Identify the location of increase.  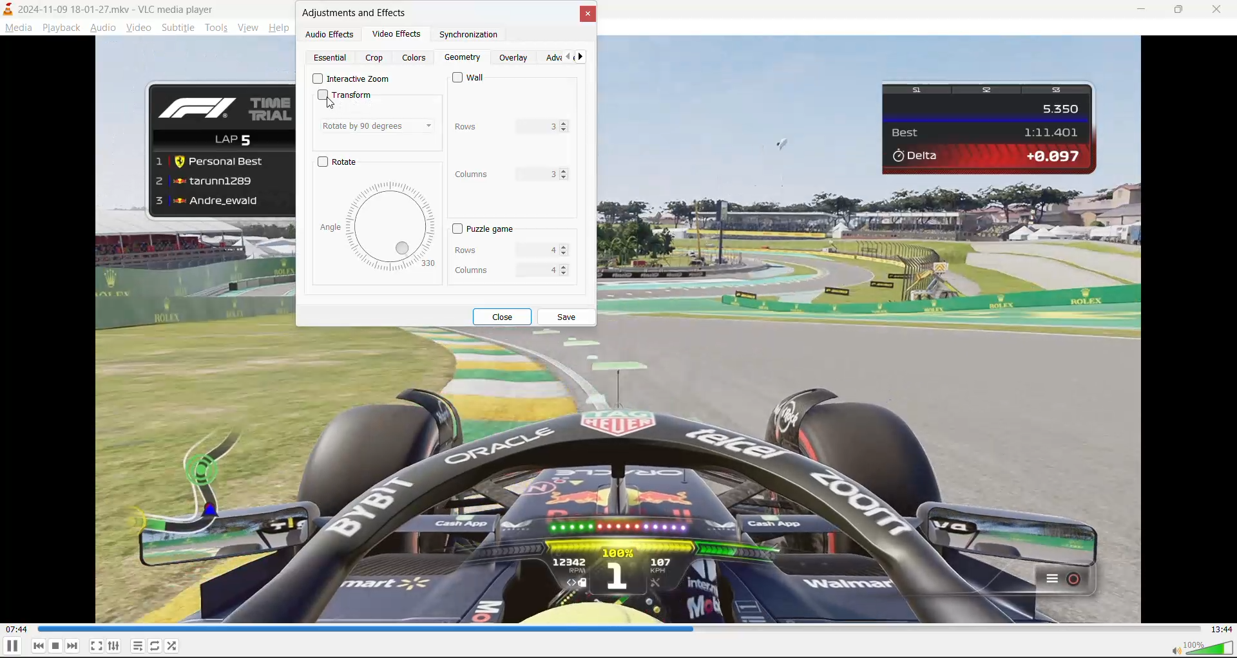
(567, 247).